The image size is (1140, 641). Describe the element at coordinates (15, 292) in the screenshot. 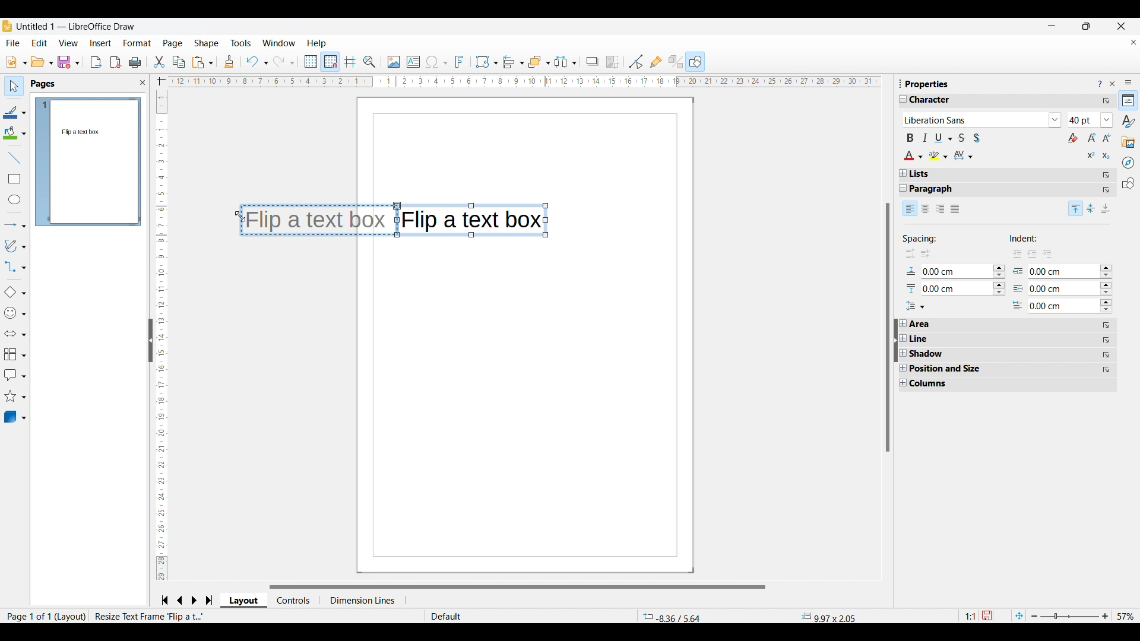

I see `Basic shape options` at that location.